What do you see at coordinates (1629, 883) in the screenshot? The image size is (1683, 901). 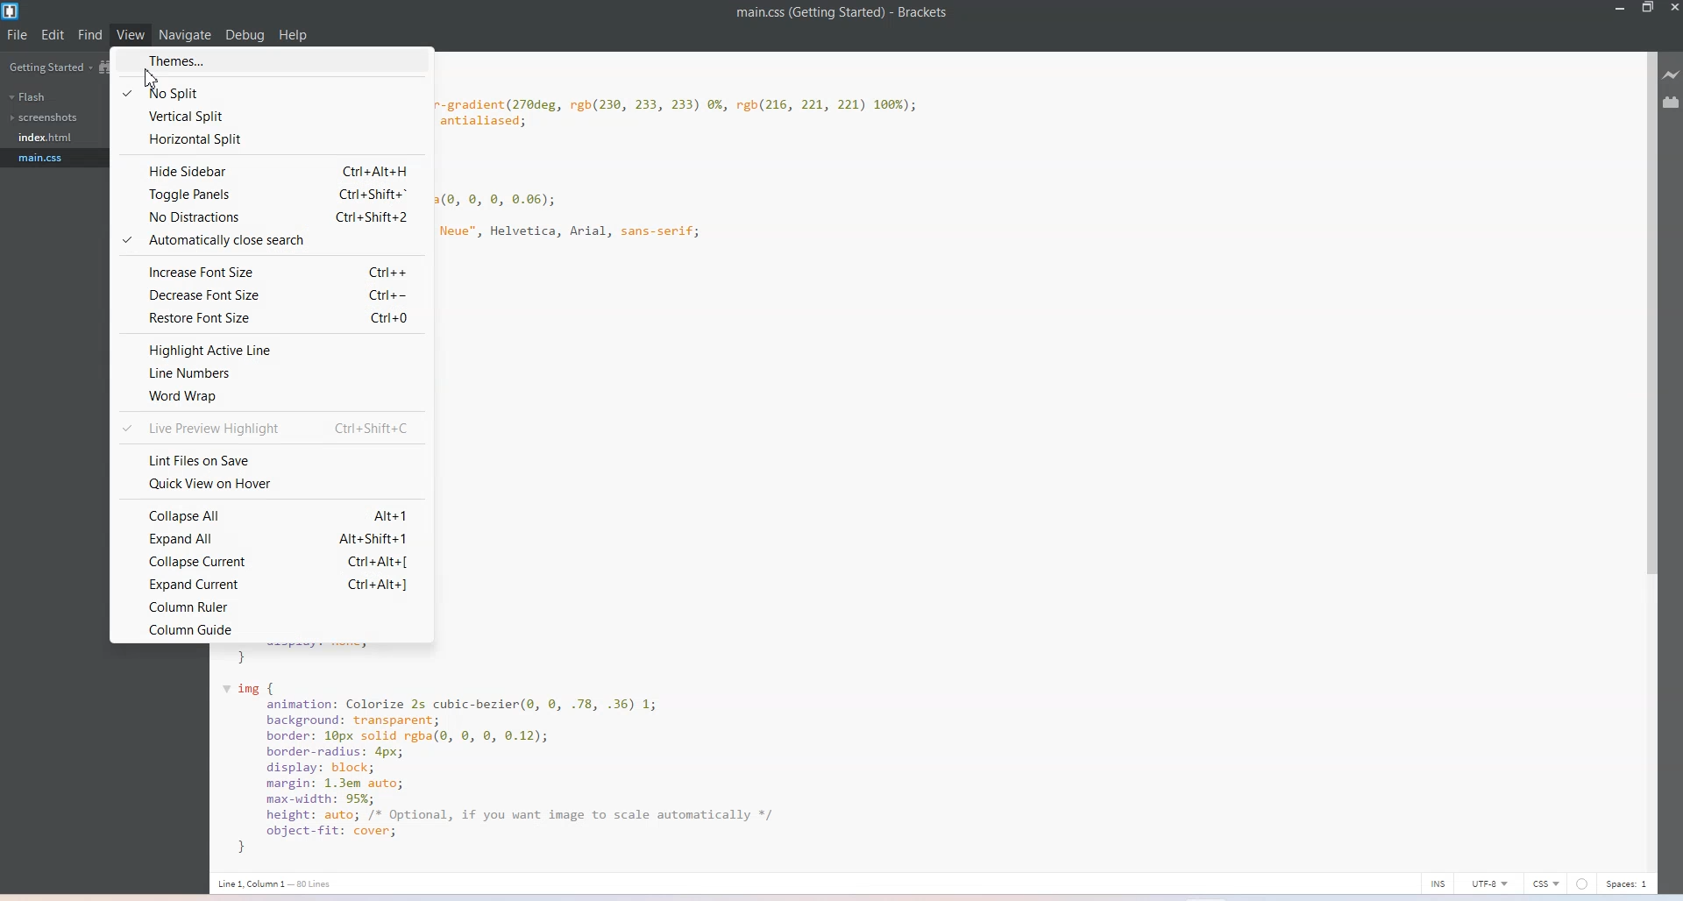 I see `Spaces 1` at bounding box center [1629, 883].